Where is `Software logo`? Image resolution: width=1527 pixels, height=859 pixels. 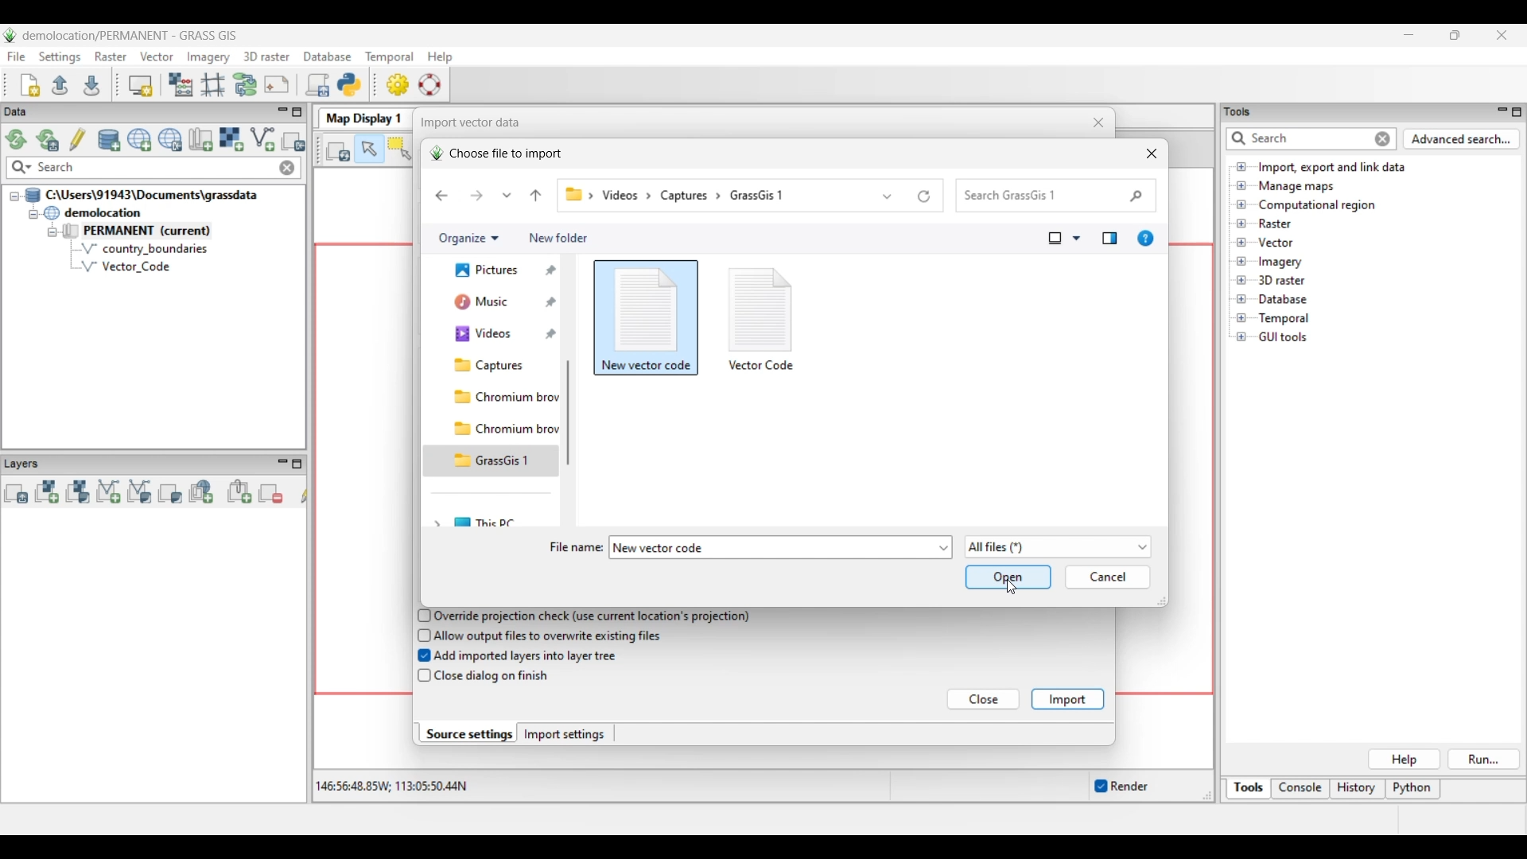 Software logo is located at coordinates (10, 35).